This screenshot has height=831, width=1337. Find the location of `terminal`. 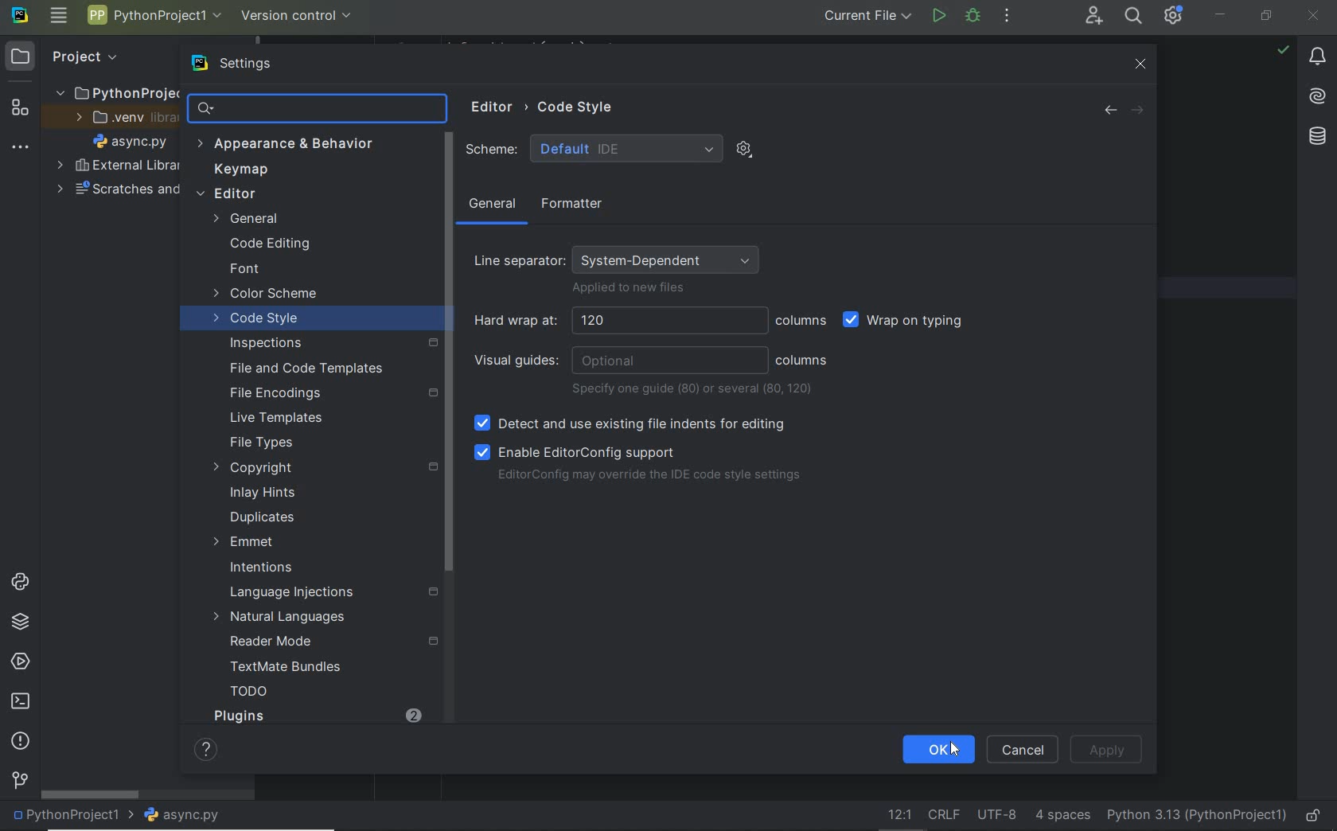

terminal is located at coordinates (22, 702).